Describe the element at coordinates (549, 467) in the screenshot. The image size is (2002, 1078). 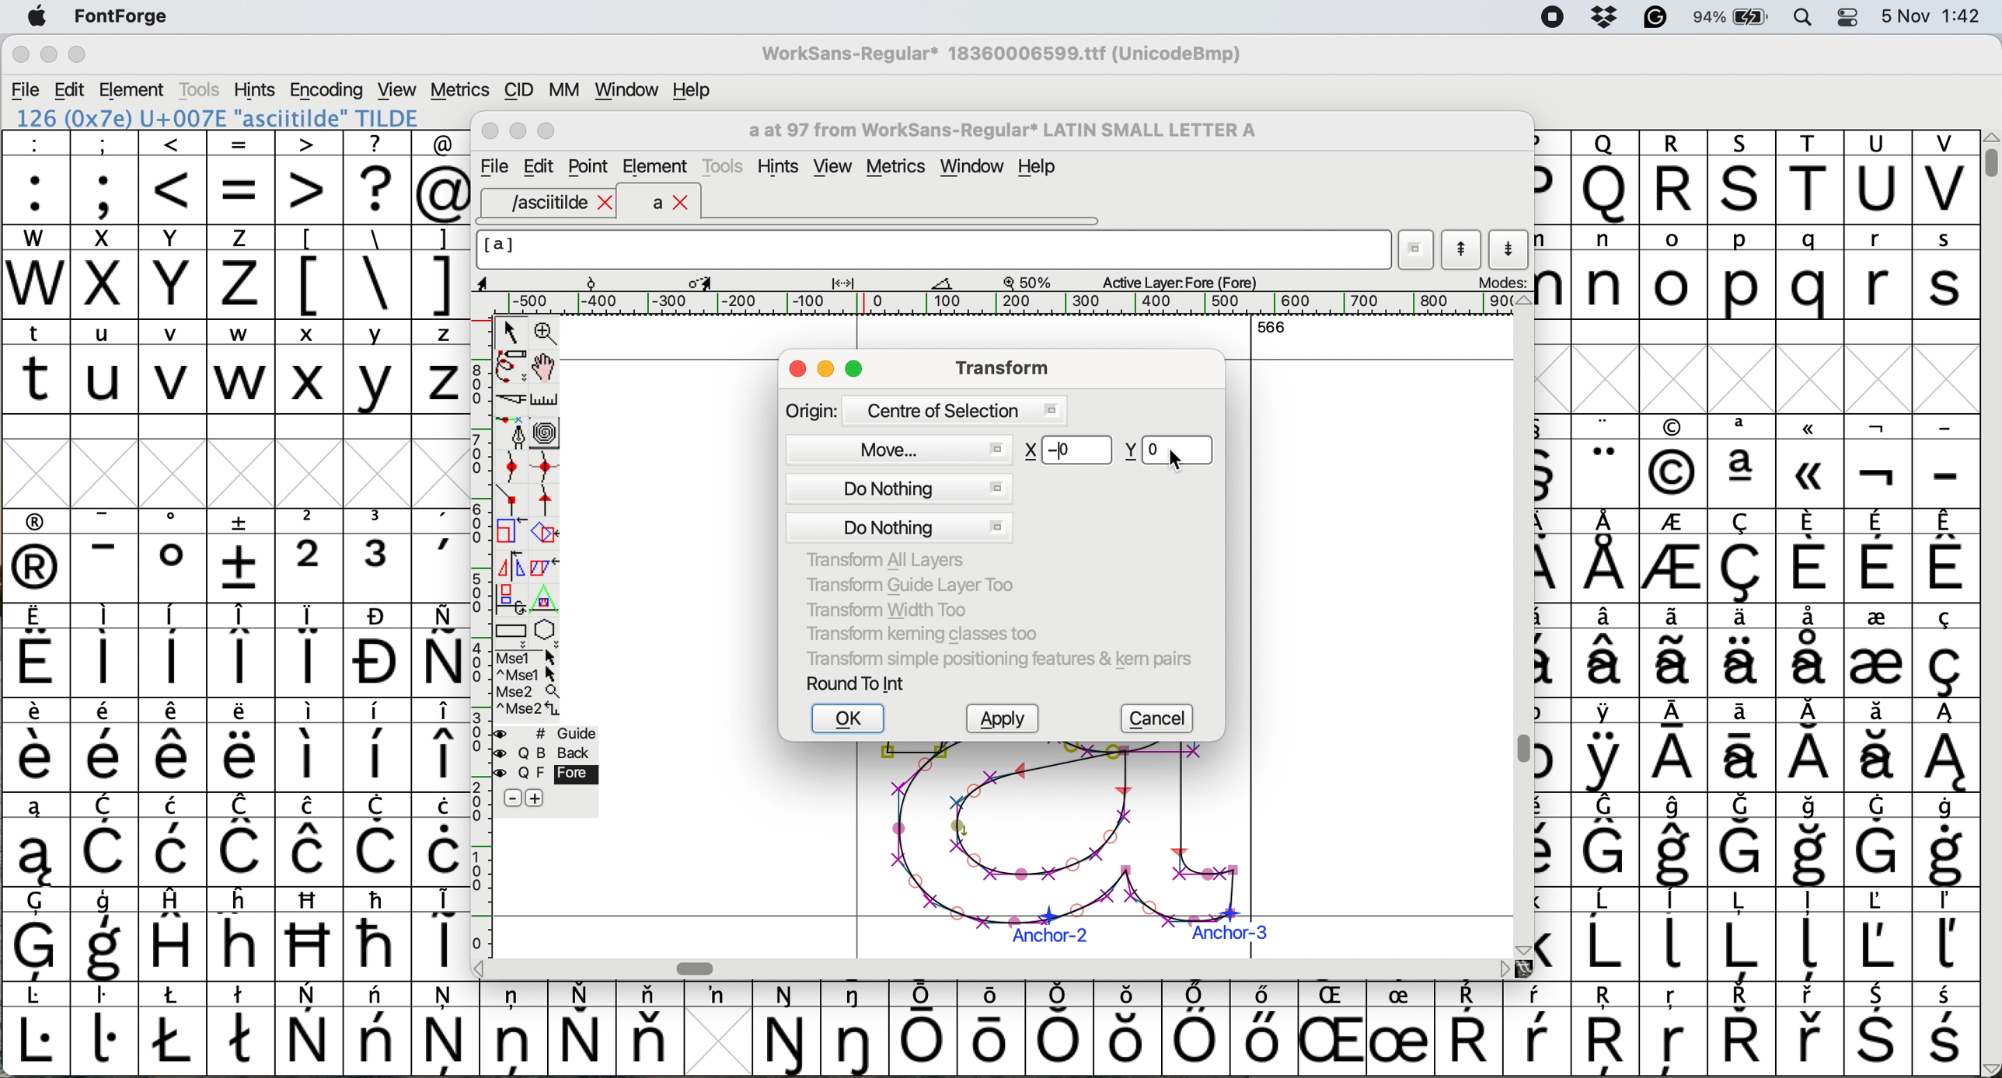
I see `add a curve point vertically or horizontally` at that location.